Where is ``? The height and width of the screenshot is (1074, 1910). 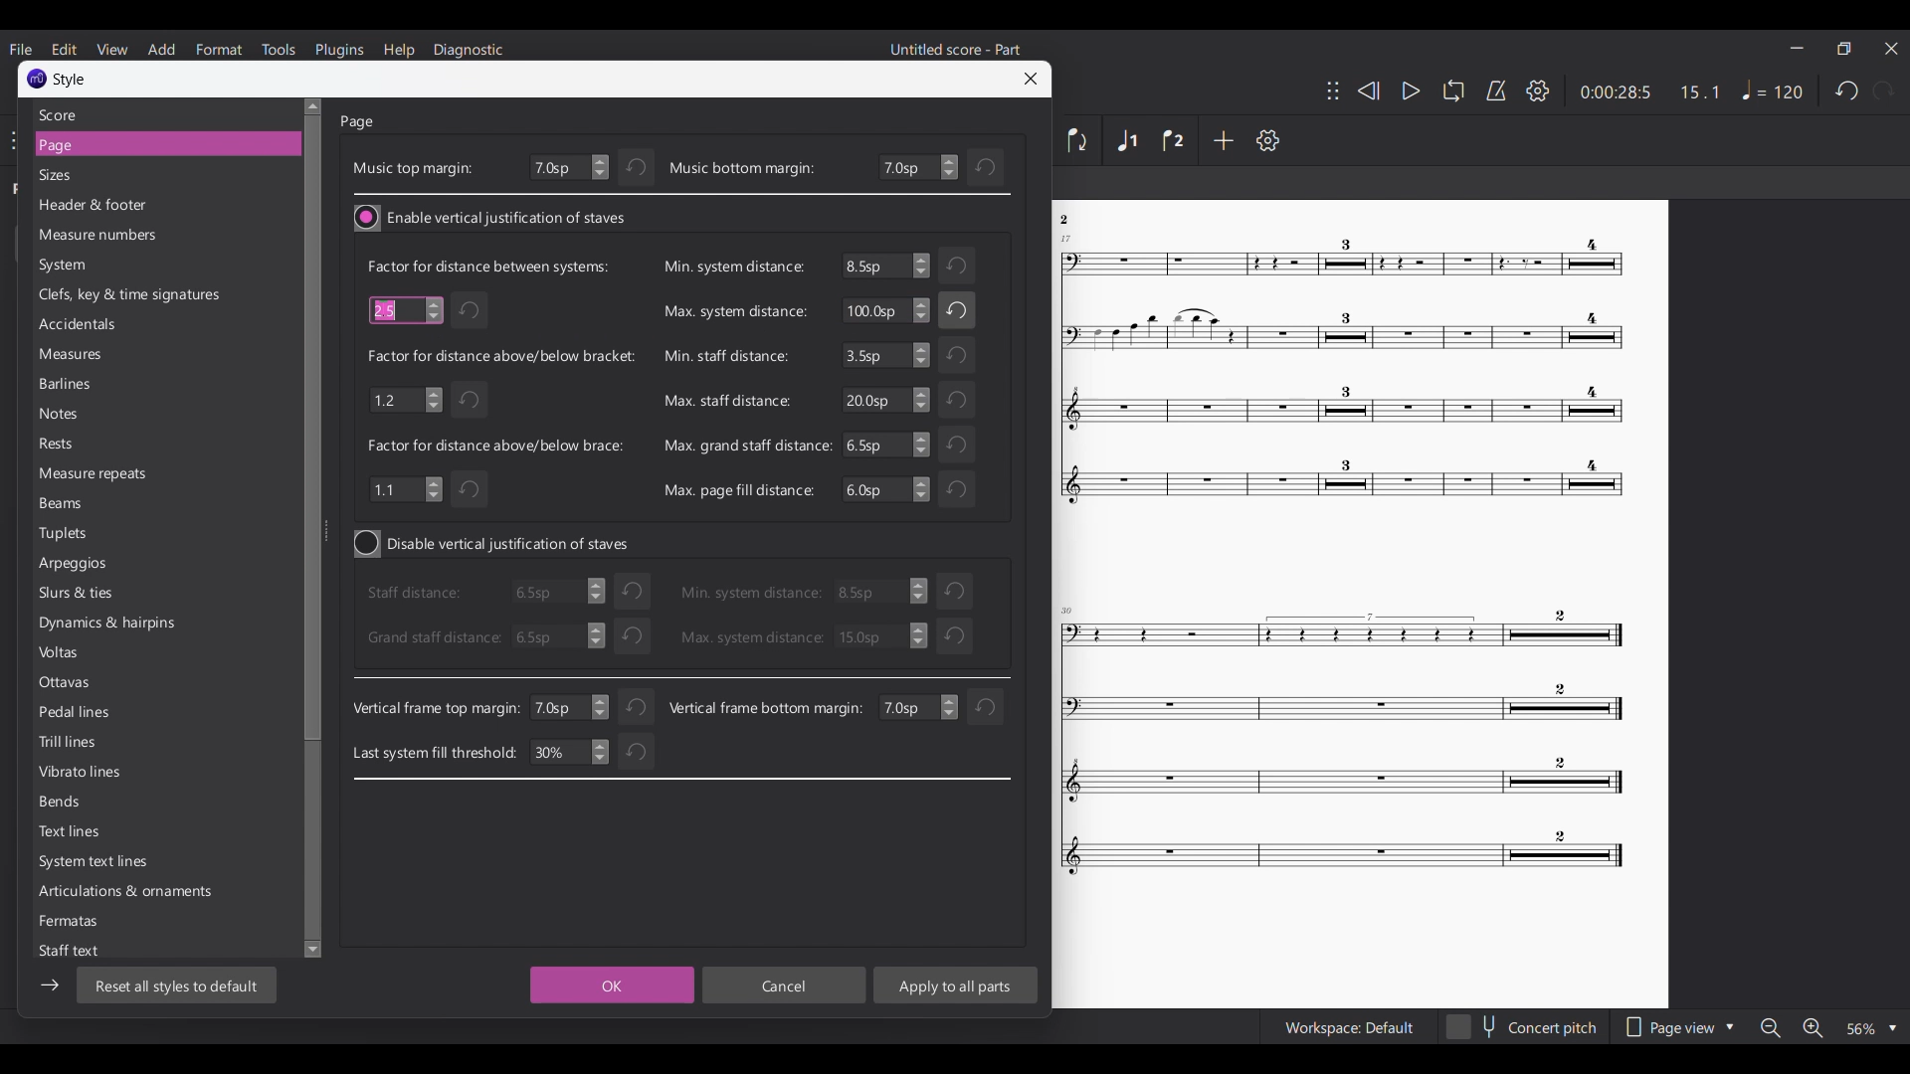
 is located at coordinates (1340, 748).